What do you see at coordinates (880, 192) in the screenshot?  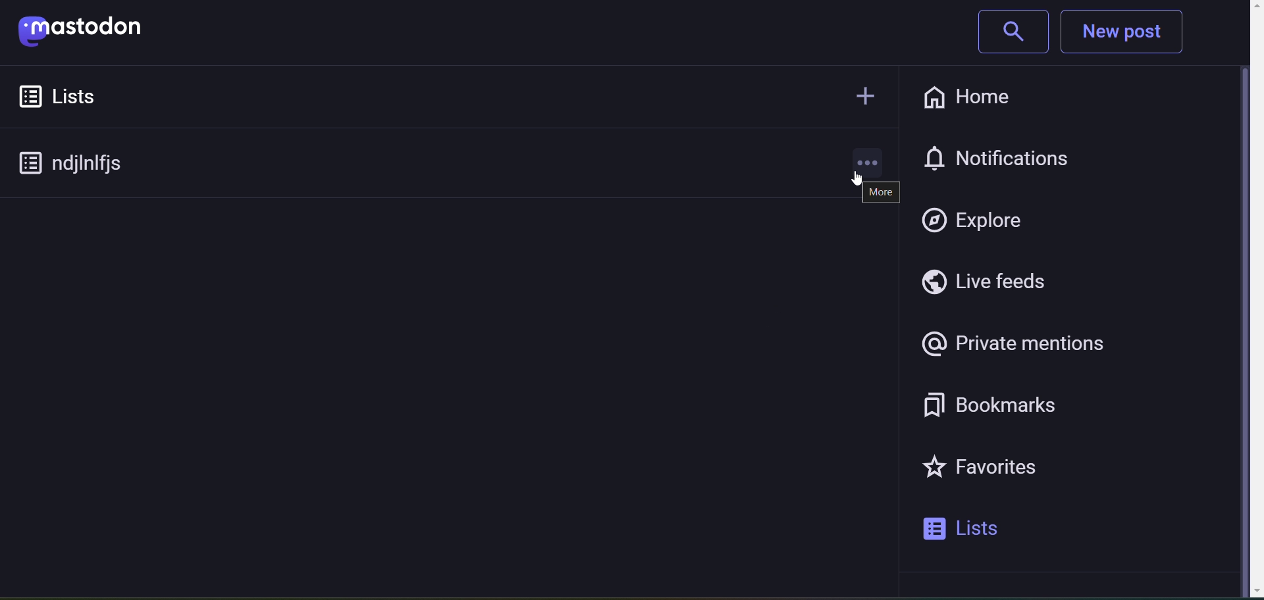 I see `more` at bounding box center [880, 192].